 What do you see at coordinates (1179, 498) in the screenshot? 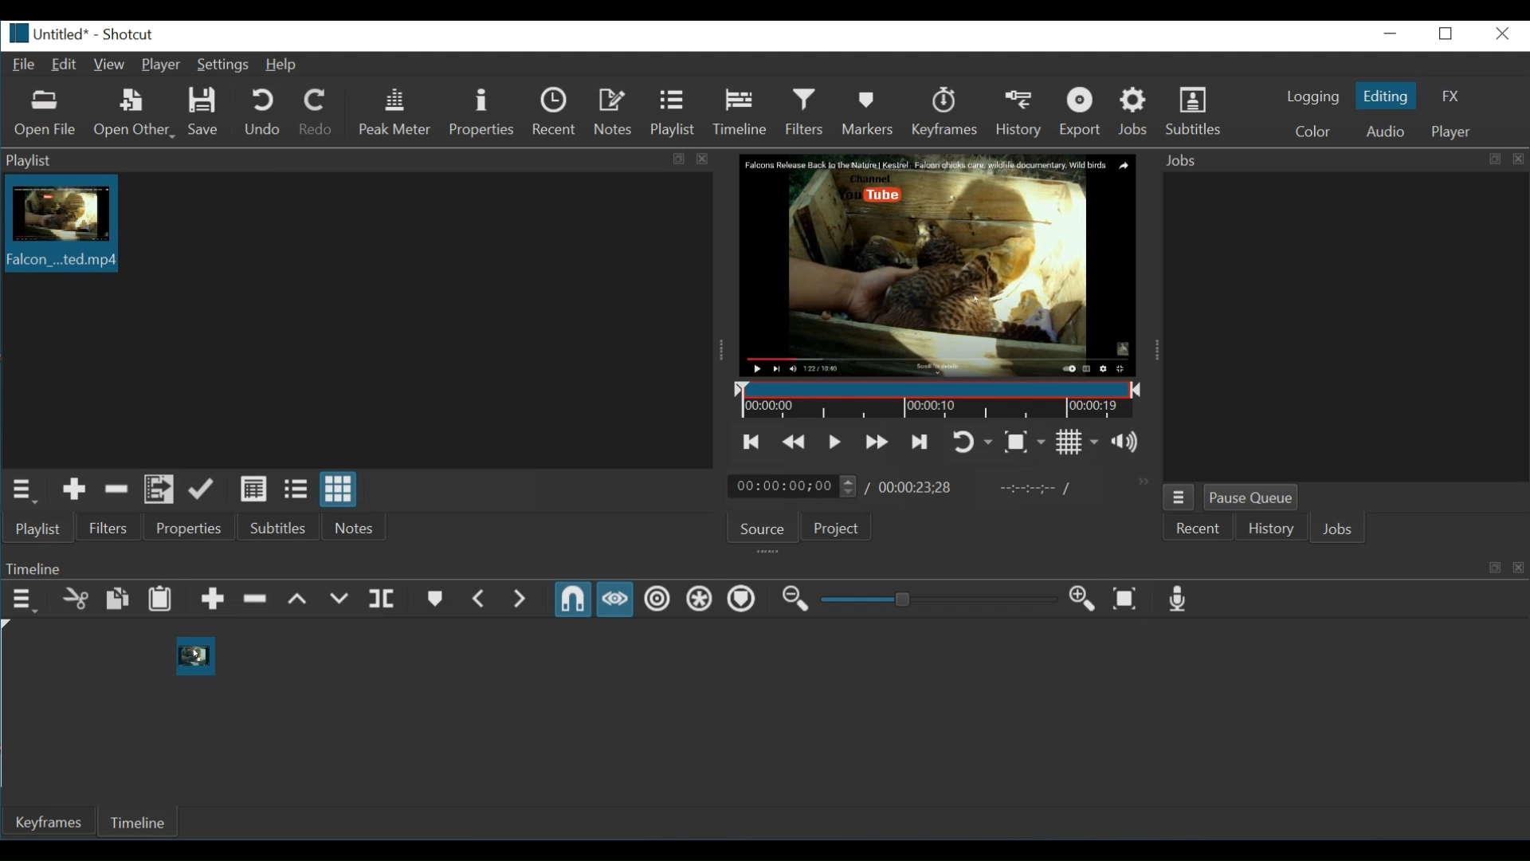
I see `Job menu` at bounding box center [1179, 498].